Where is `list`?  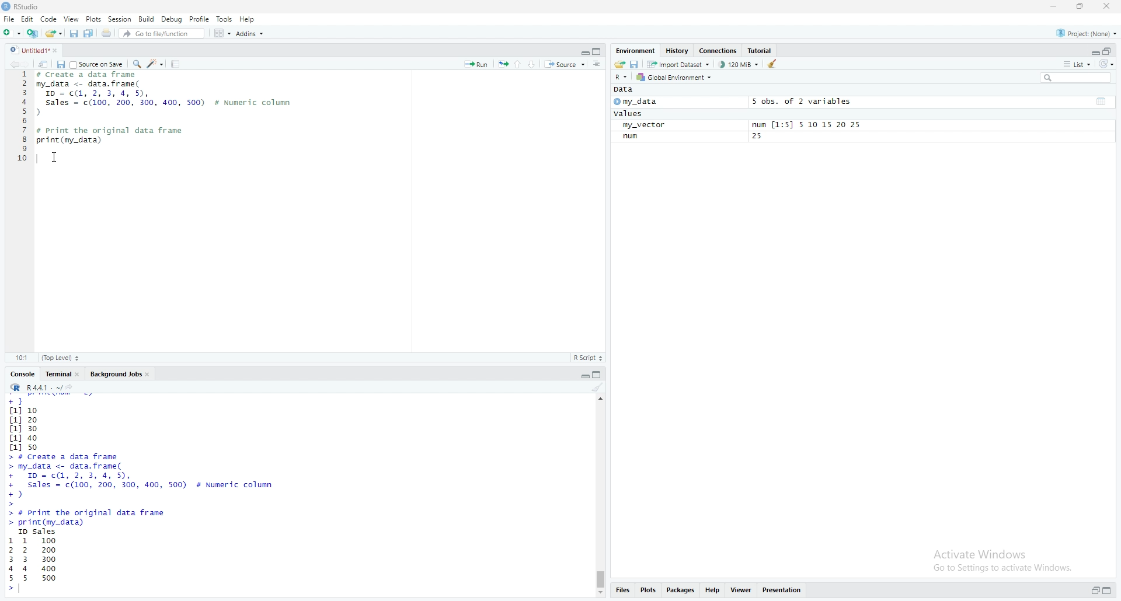
list is located at coordinates (1074, 66).